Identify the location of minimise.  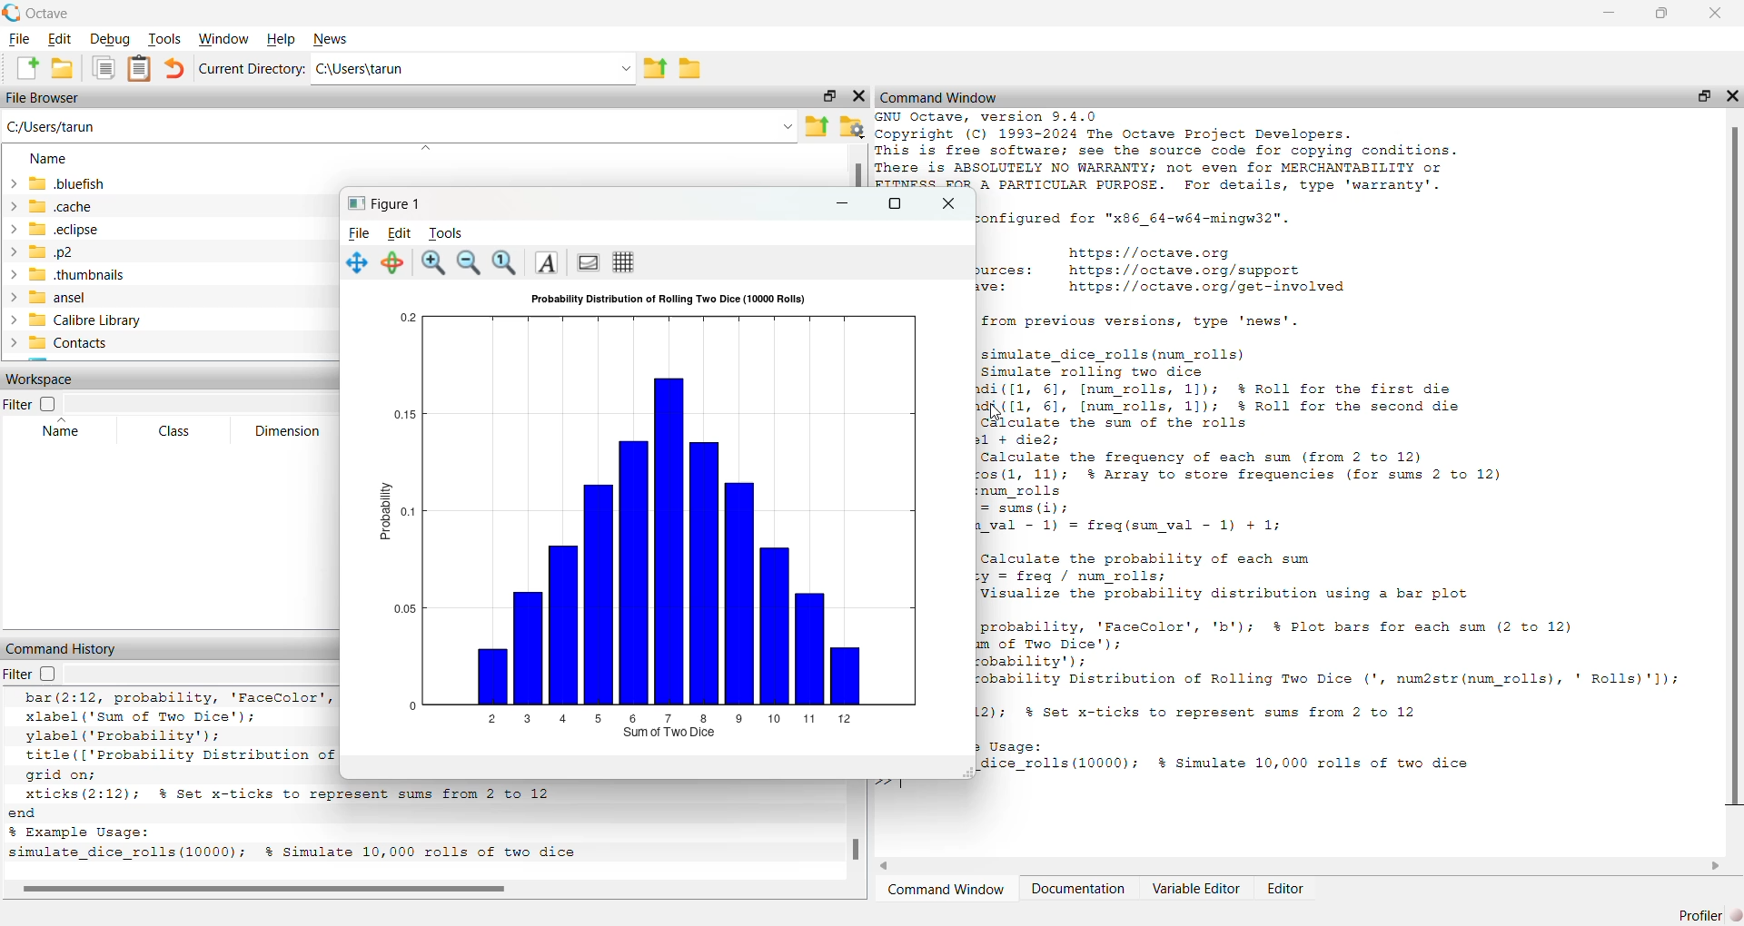
(1614, 14).